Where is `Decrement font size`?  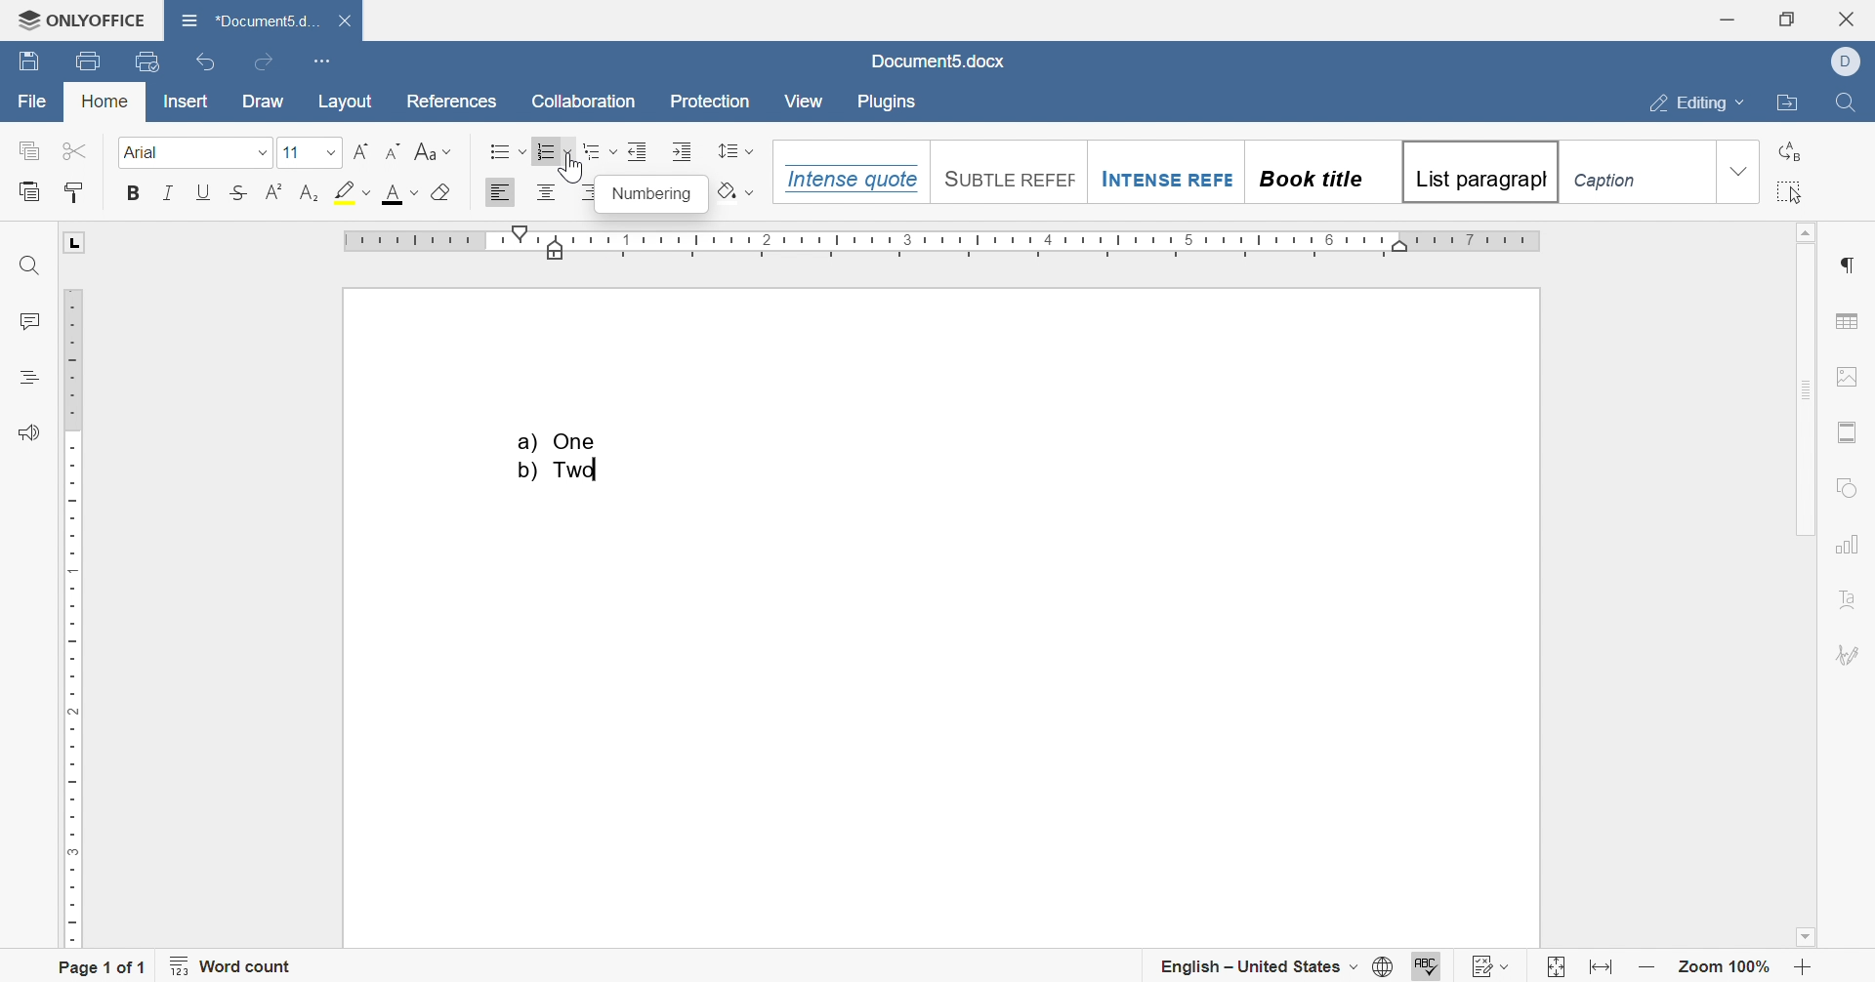
Decrement font size is located at coordinates (393, 151).